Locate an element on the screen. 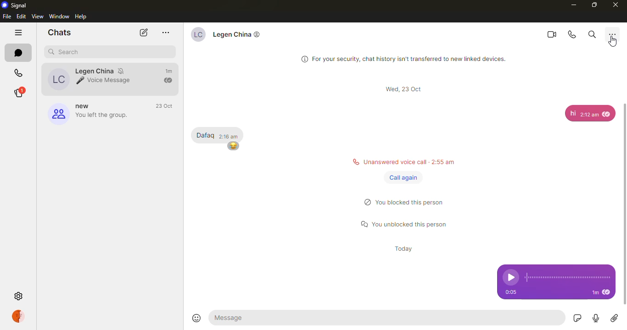 The image size is (627, 330). emoji is located at coordinates (232, 146).